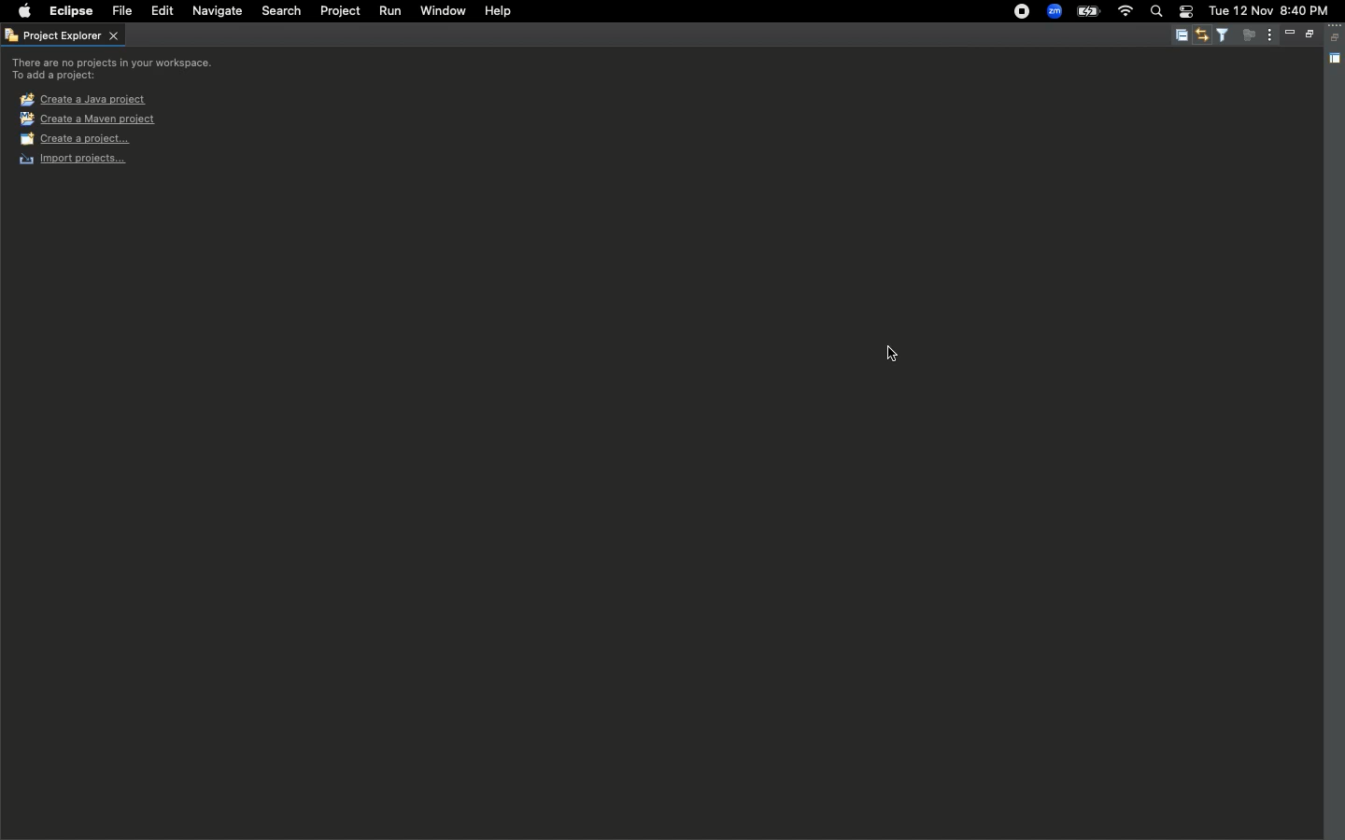 This screenshot has width=1345, height=840. Describe the element at coordinates (1181, 36) in the screenshot. I see `Collapse all` at that location.